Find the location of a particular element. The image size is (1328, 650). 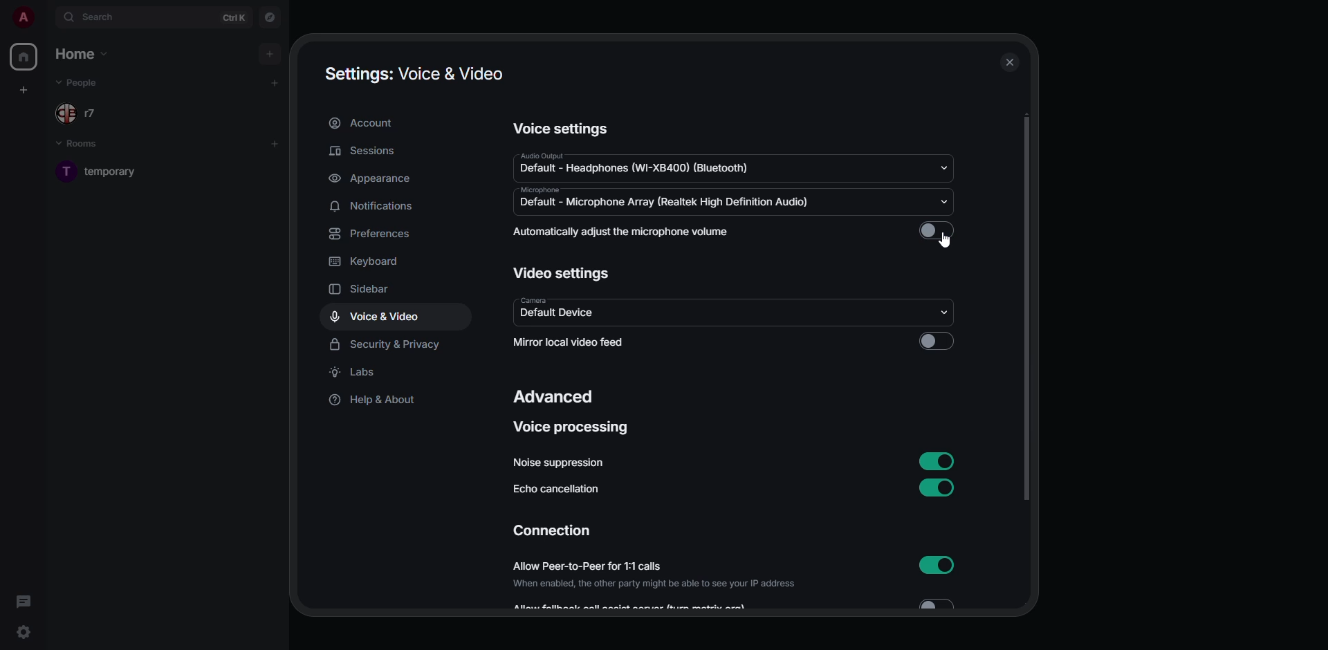

Default - Microphone Array (Realtek High Definition Audio is located at coordinates (668, 204).